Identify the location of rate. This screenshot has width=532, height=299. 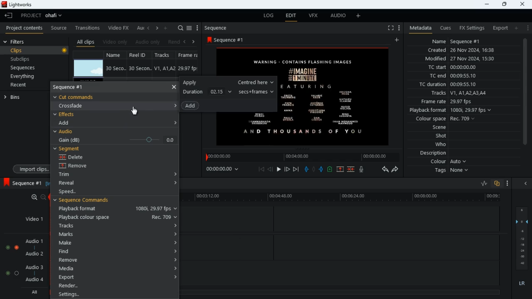
(481, 184).